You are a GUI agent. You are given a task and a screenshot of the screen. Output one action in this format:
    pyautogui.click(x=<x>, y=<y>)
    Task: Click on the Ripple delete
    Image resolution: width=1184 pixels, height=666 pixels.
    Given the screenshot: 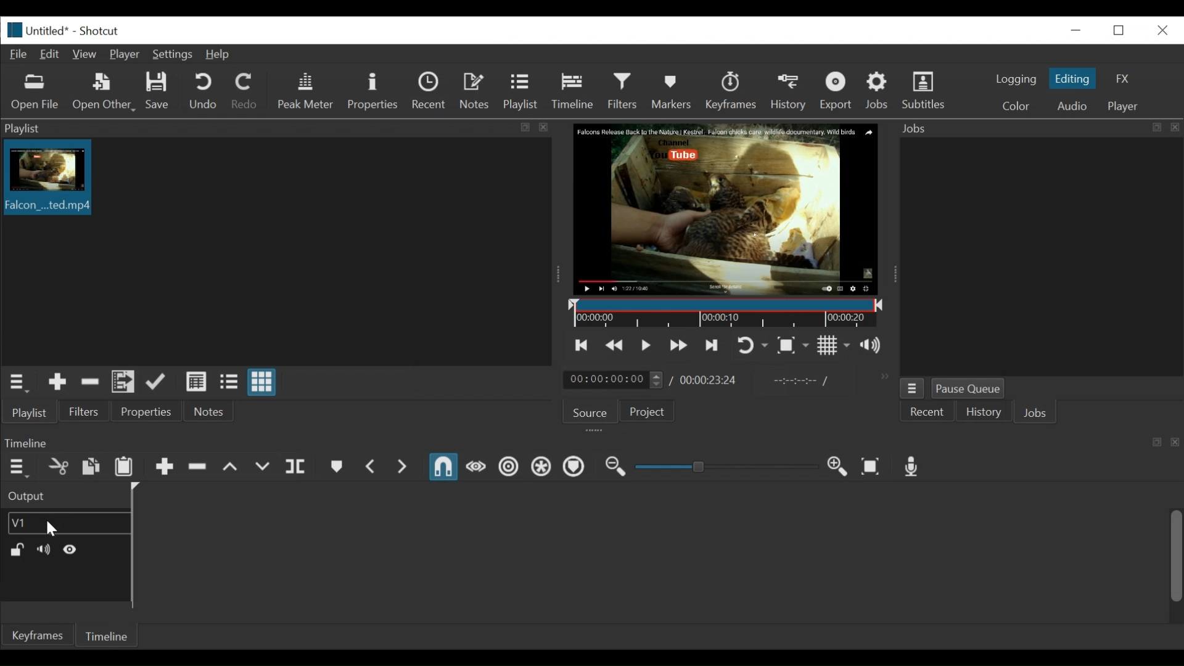 What is the action you would take?
    pyautogui.click(x=198, y=467)
    